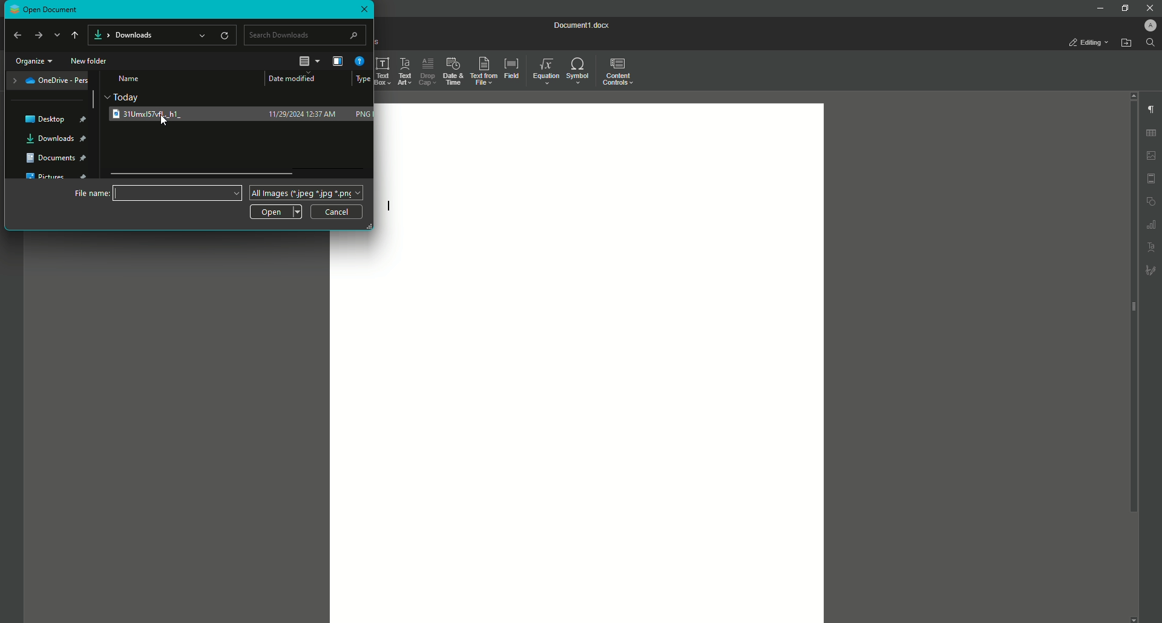 Image resolution: width=1162 pixels, height=623 pixels. I want to click on File name, so click(157, 192).